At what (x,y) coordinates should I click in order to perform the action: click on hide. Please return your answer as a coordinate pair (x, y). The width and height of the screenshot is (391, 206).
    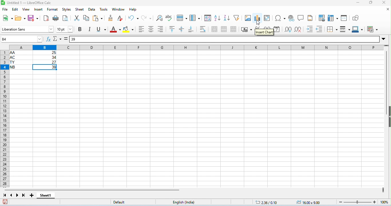
    Looking at the image, I should click on (388, 117).